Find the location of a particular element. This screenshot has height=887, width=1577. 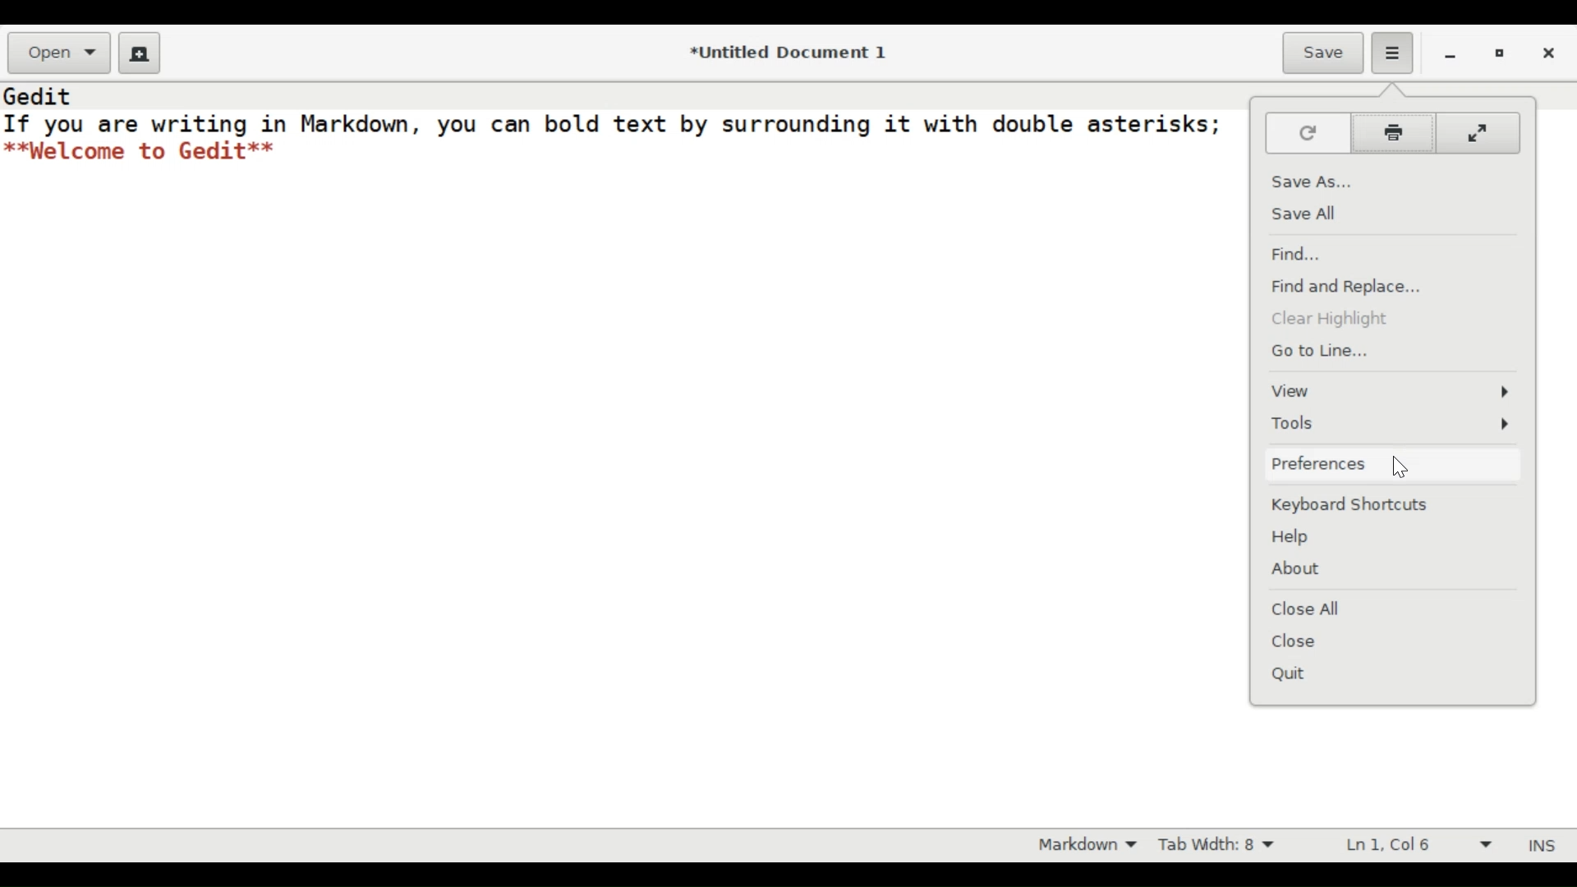

Quit is located at coordinates (1295, 673).